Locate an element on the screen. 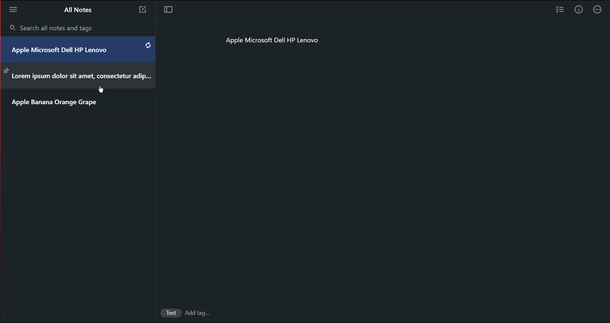 Image resolution: width=610 pixels, height=323 pixels. Pin is located at coordinates (6, 70).